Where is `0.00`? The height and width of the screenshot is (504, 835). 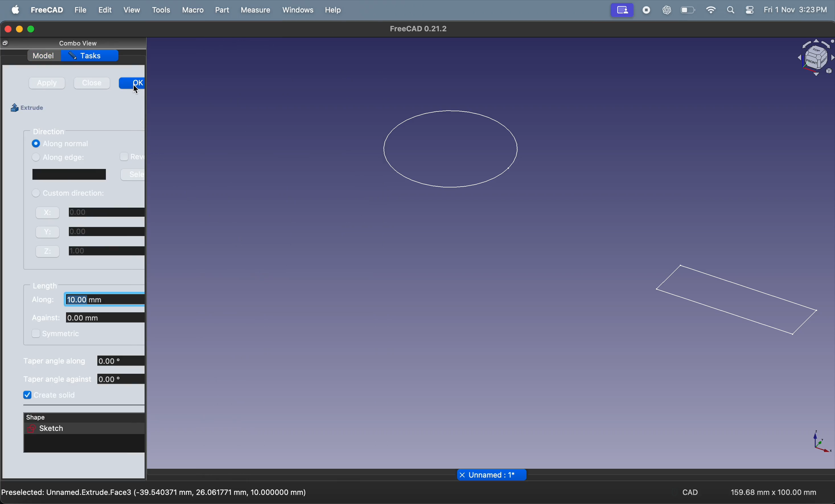
0.00 is located at coordinates (107, 212).